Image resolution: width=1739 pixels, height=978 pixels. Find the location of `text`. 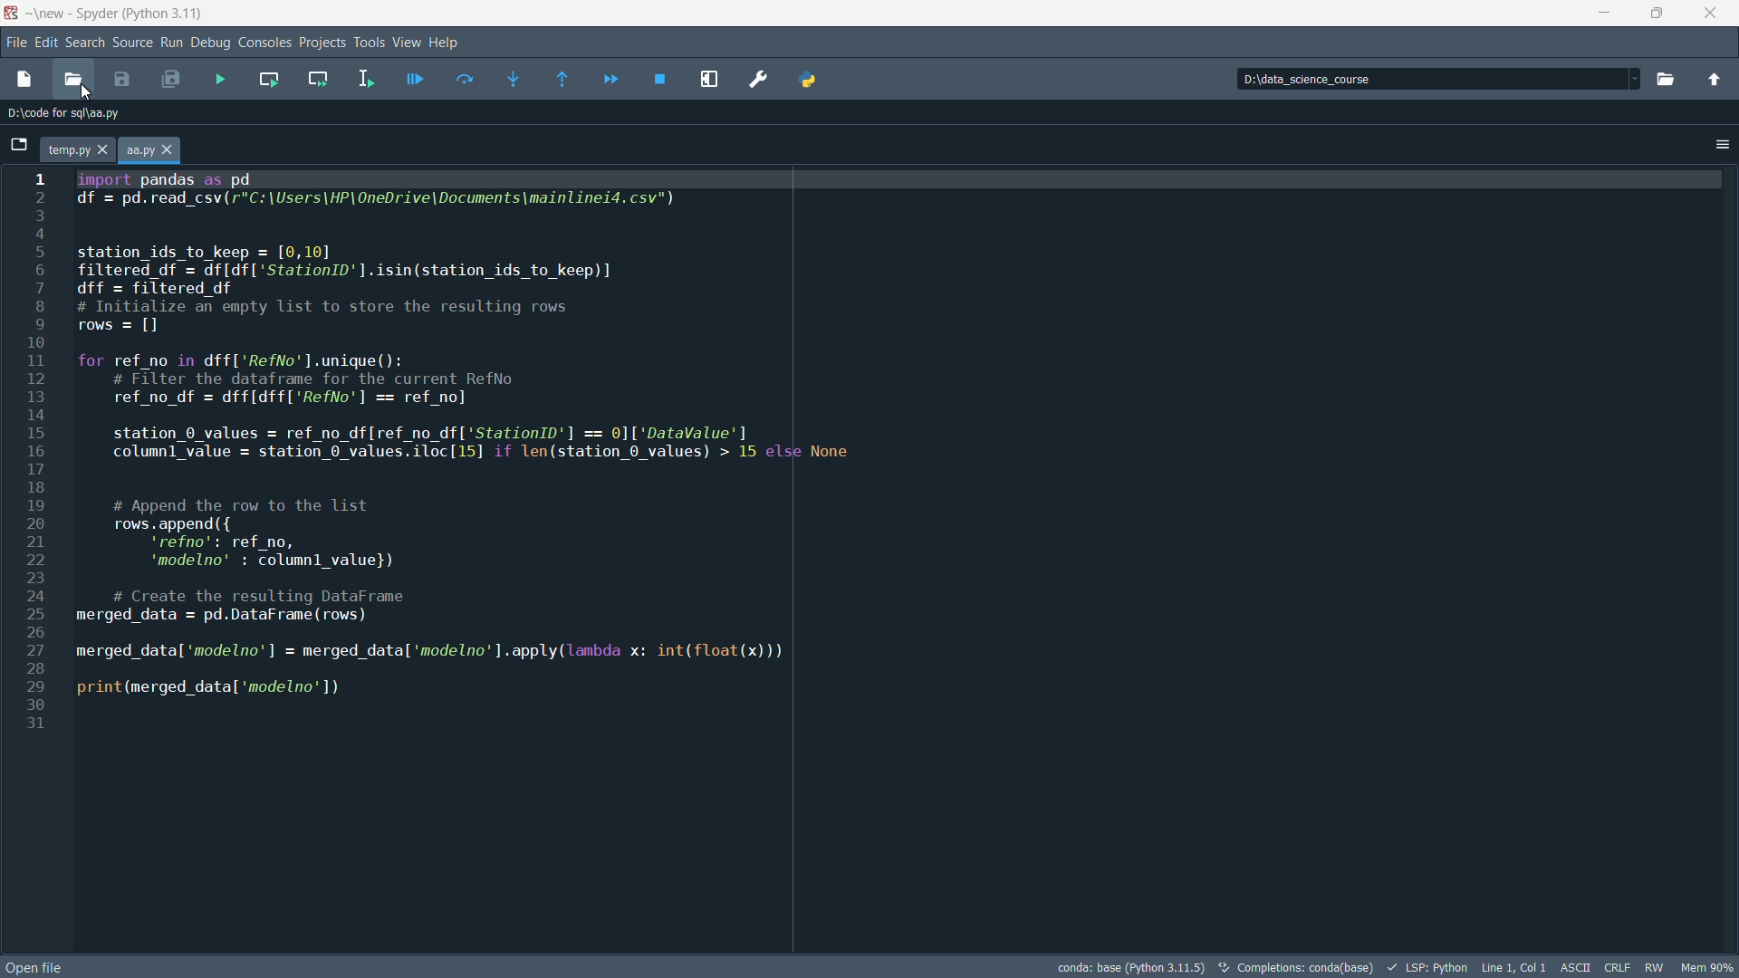

text is located at coordinates (1296, 967).